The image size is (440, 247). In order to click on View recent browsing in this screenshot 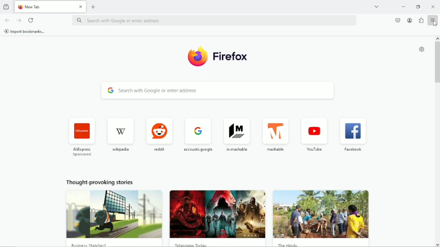, I will do `click(6, 7)`.